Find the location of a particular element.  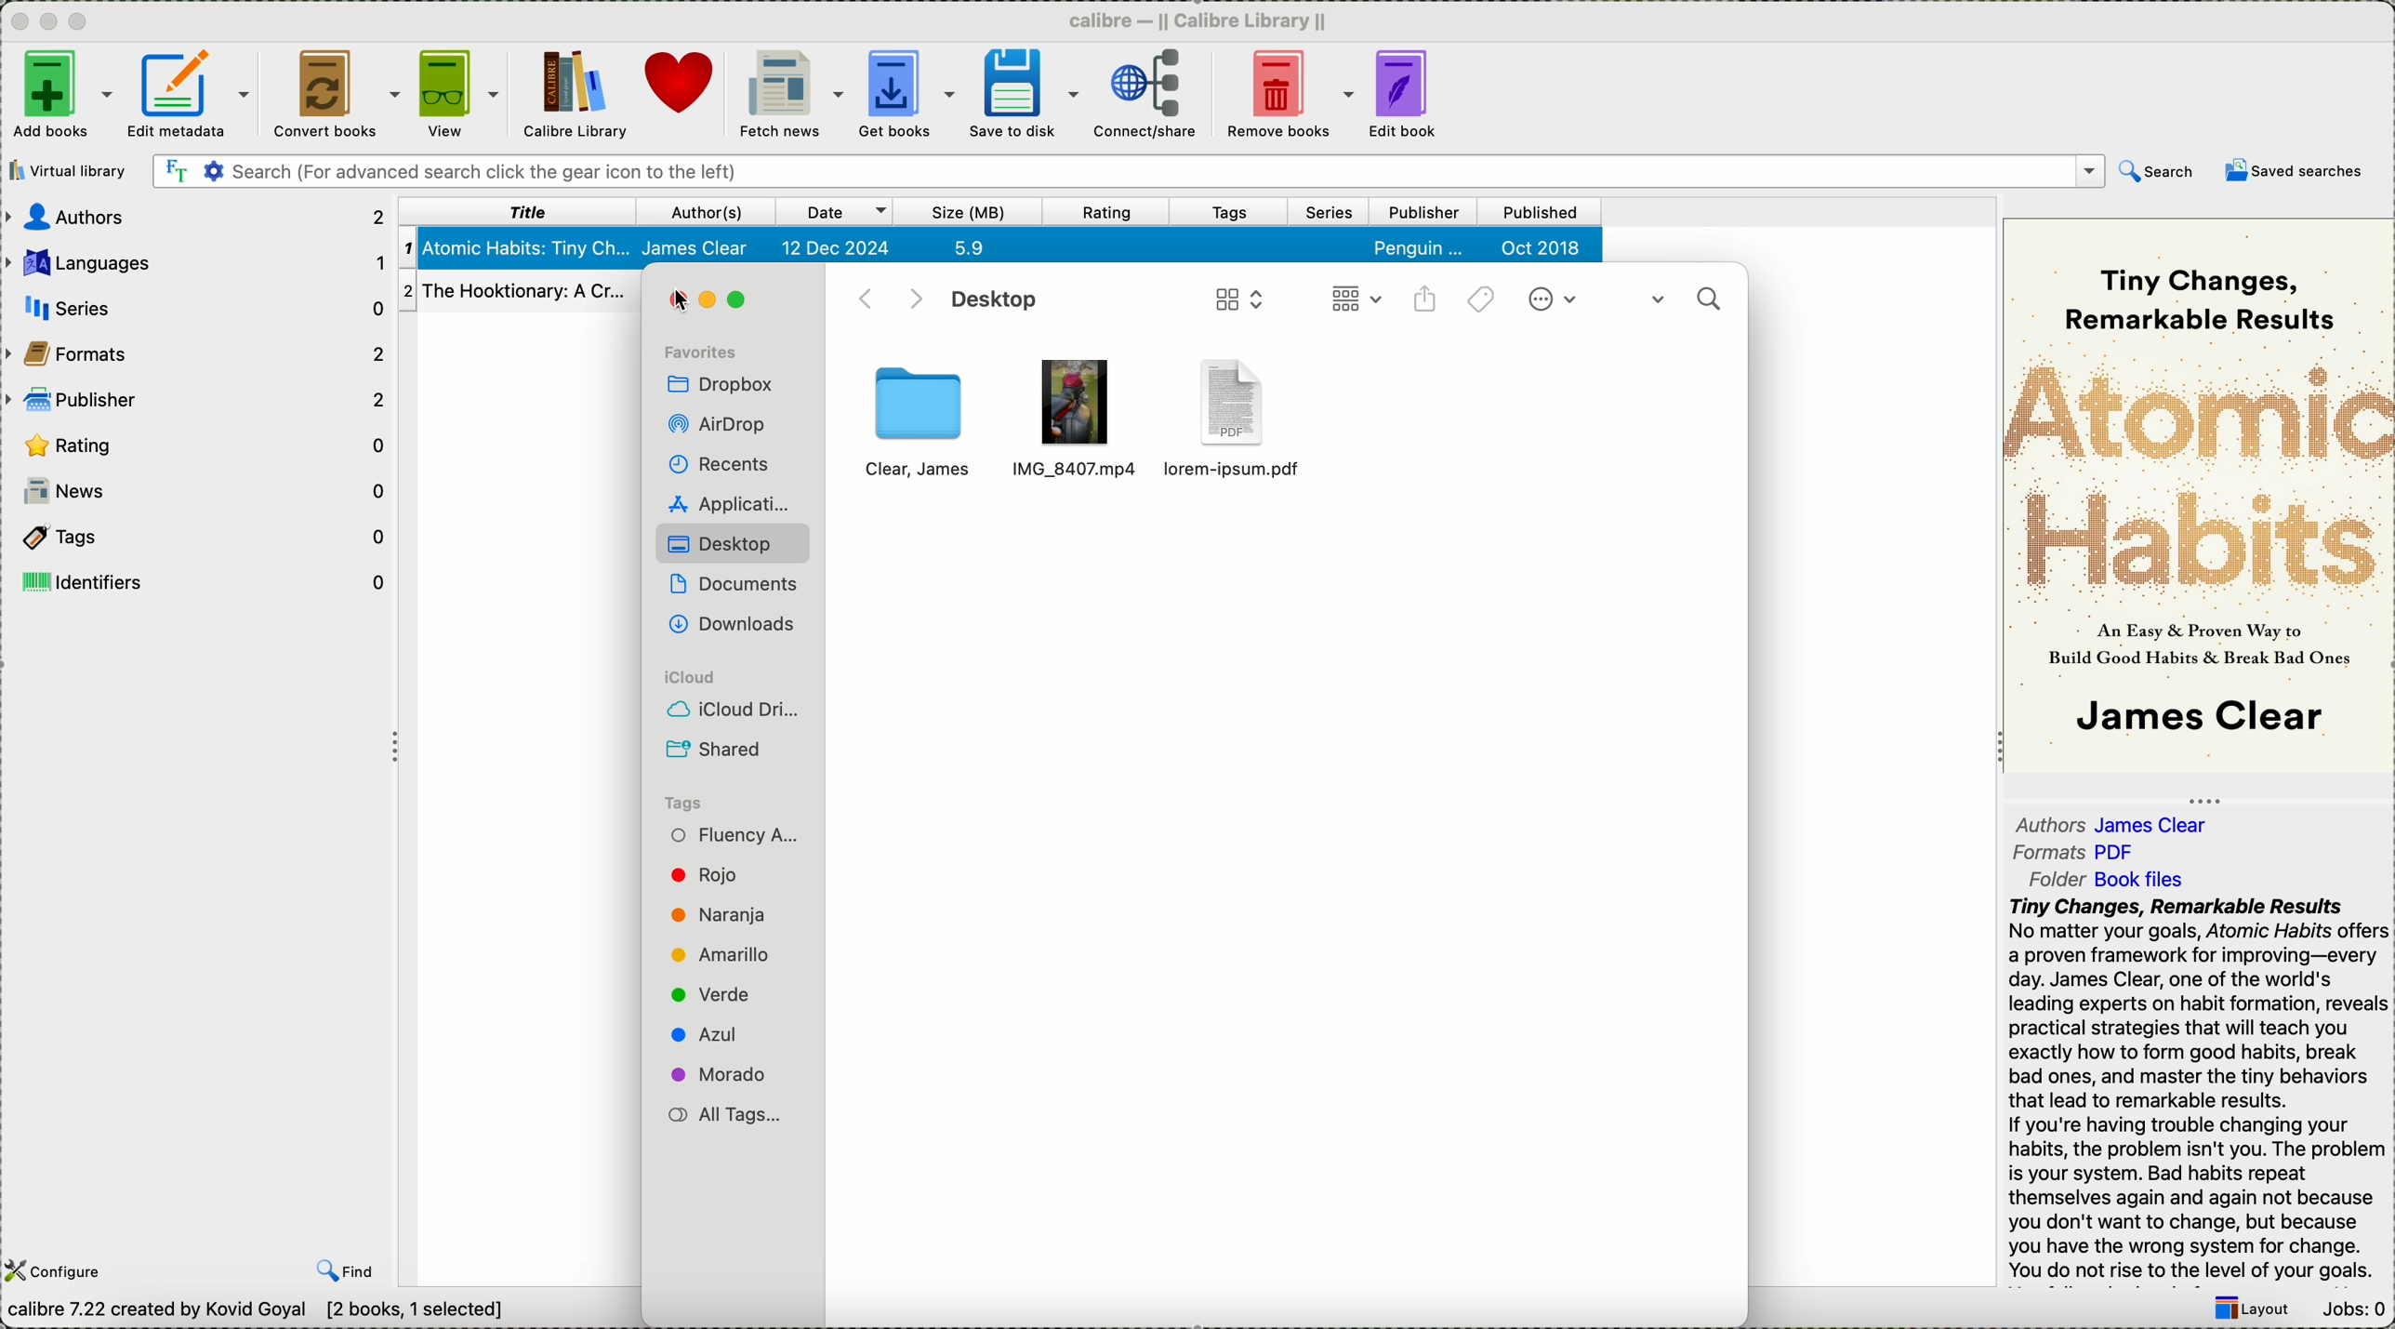

tag is located at coordinates (729, 833).